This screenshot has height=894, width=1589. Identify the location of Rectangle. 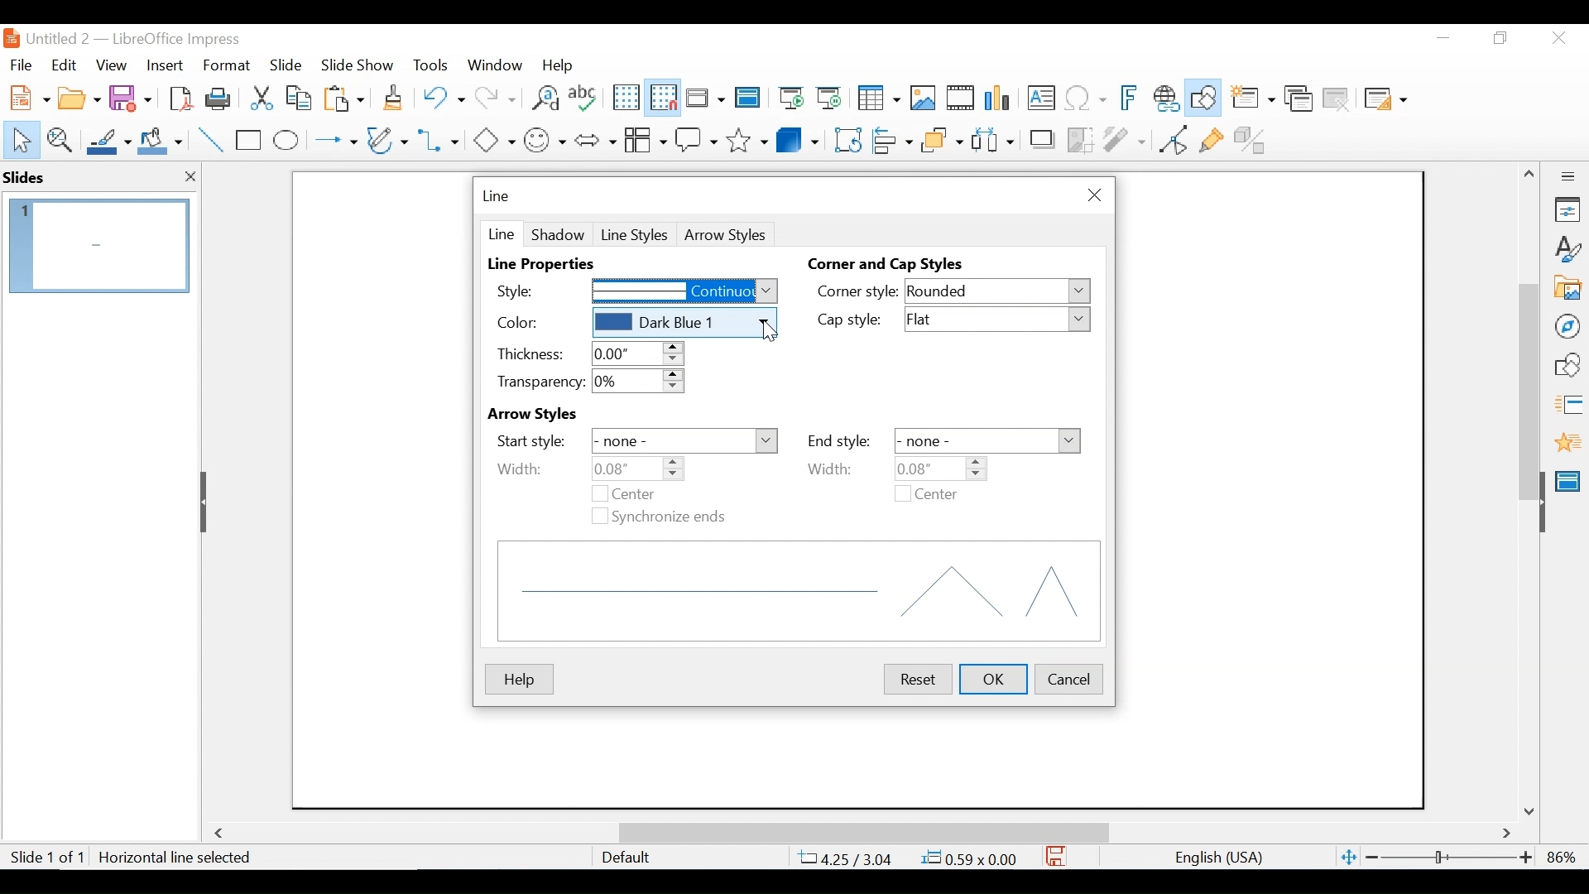
(250, 141).